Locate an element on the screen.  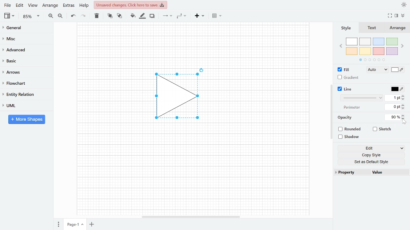
General is located at coordinates (24, 28).